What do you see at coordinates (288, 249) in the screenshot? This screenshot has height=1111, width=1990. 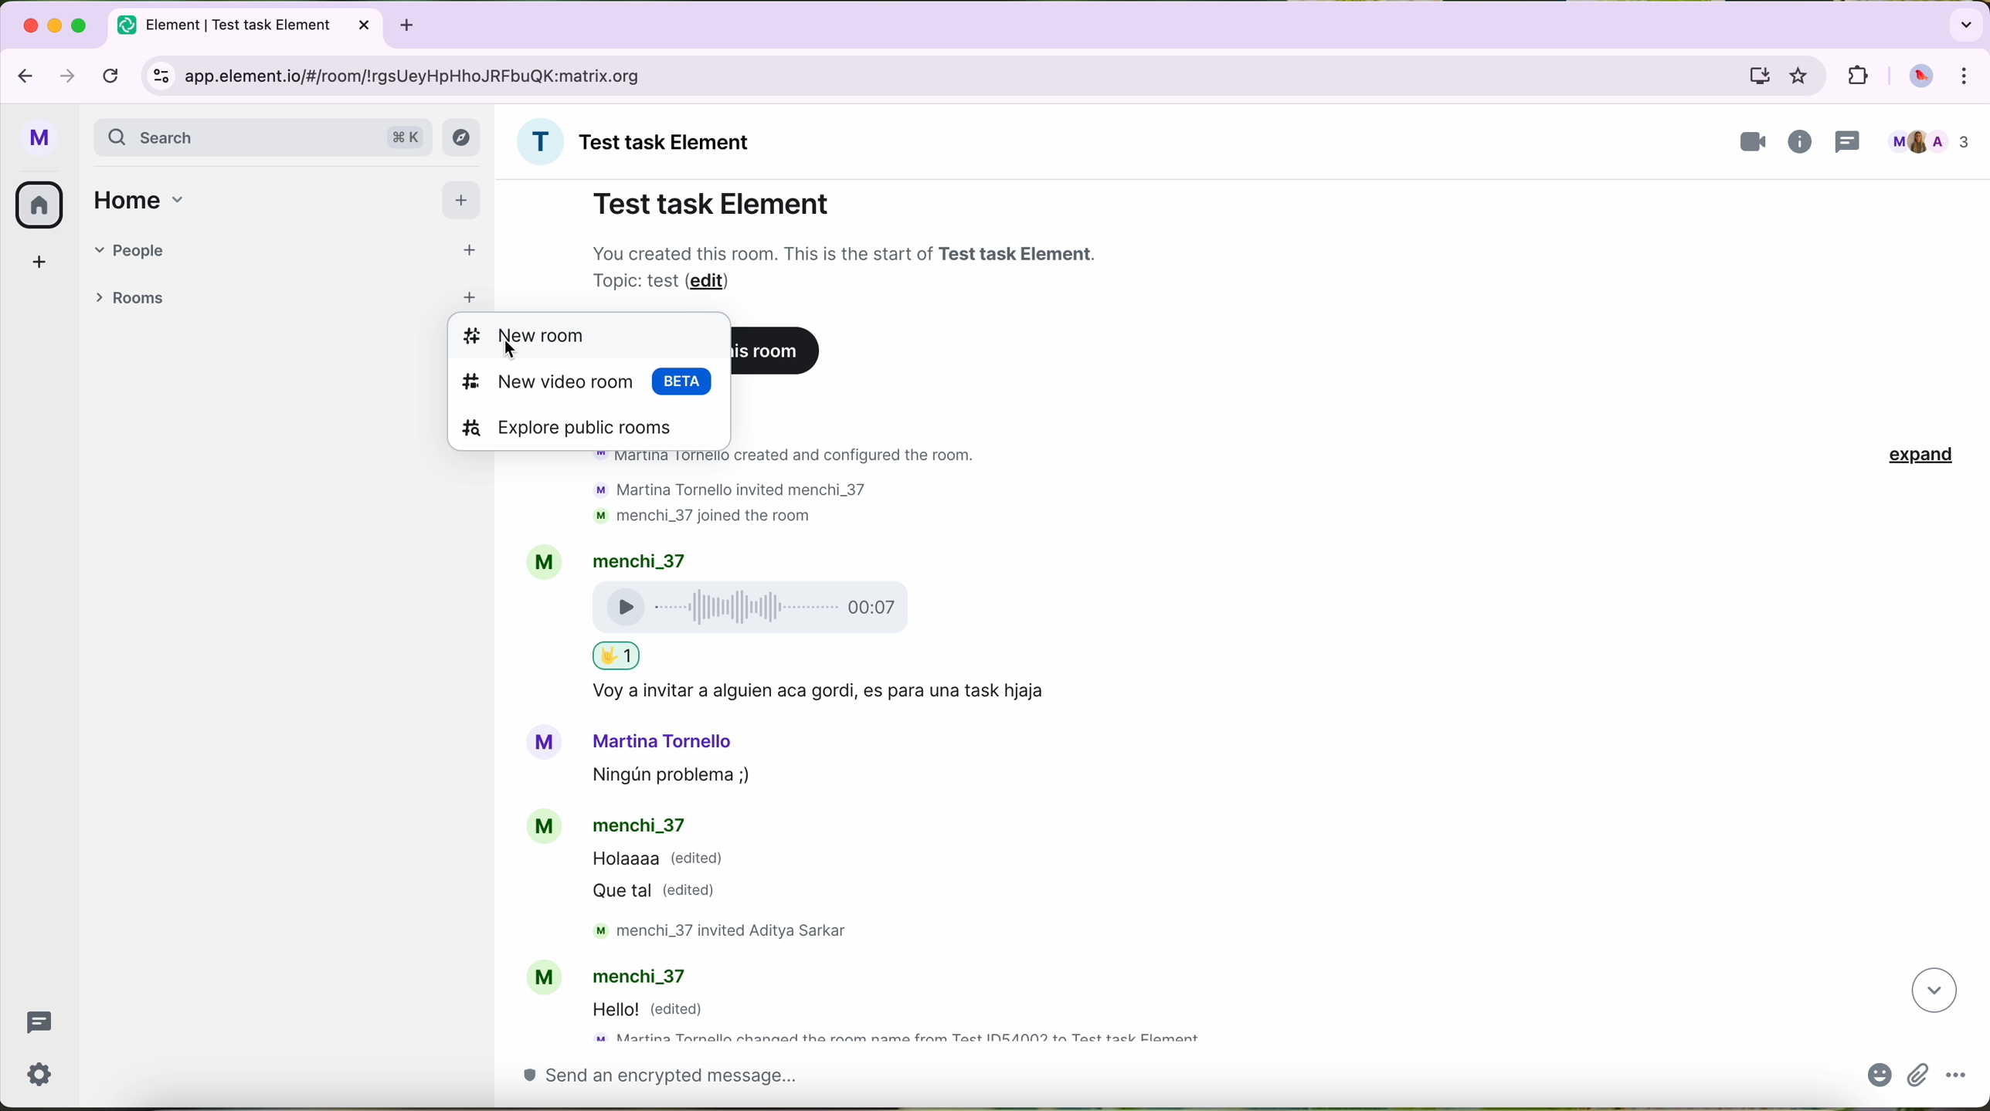 I see `people tab` at bounding box center [288, 249].